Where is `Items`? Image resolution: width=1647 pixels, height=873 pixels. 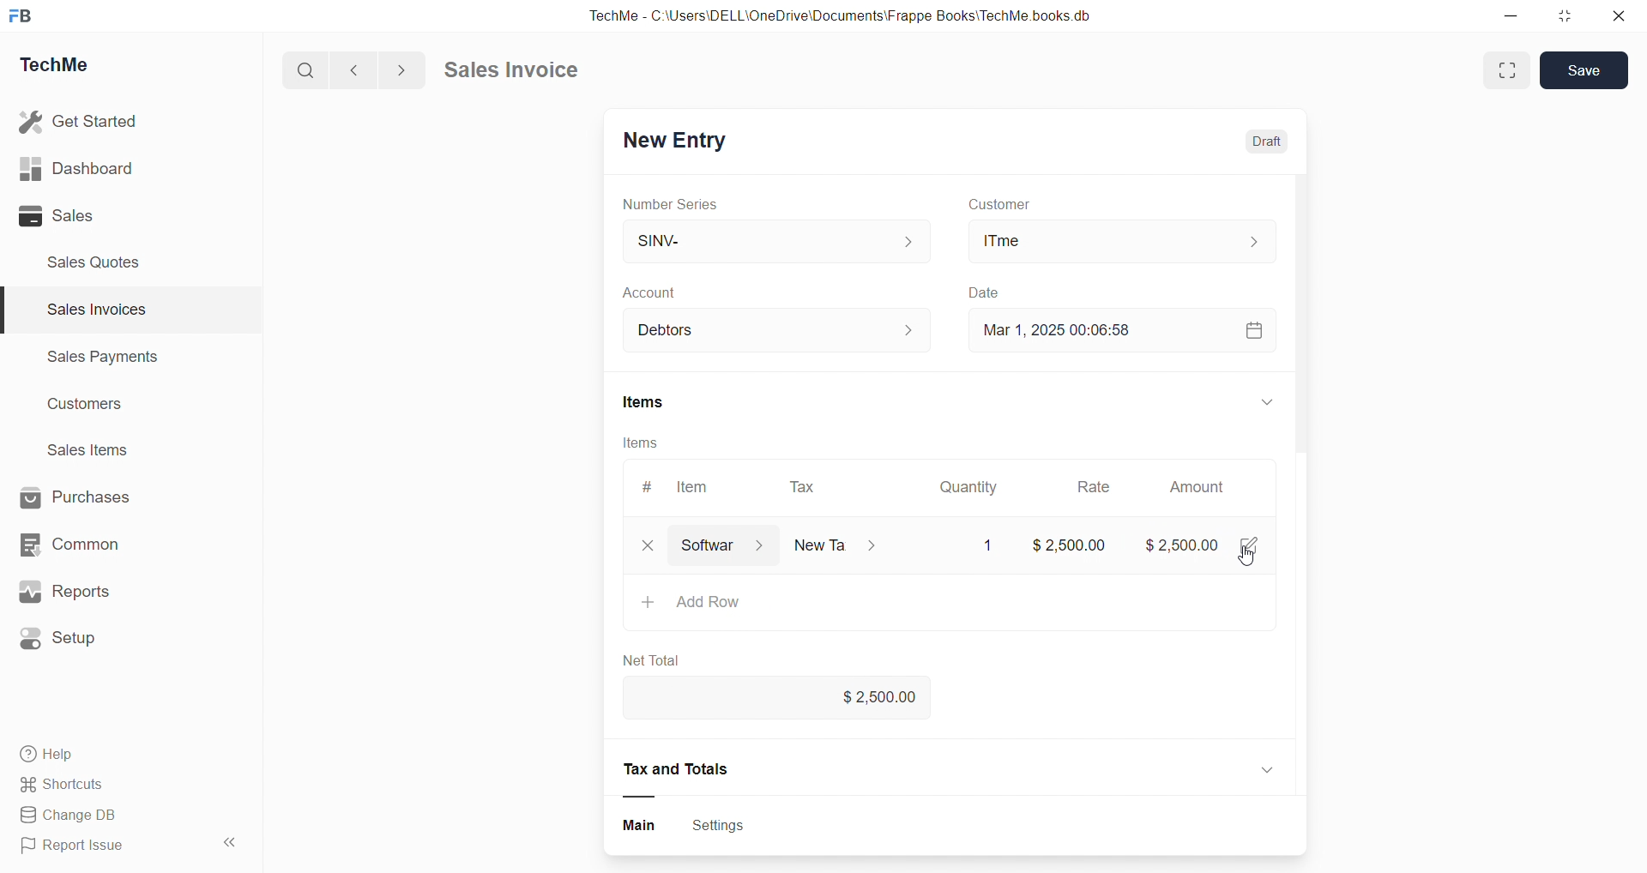
Items is located at coordinates (643, 443).